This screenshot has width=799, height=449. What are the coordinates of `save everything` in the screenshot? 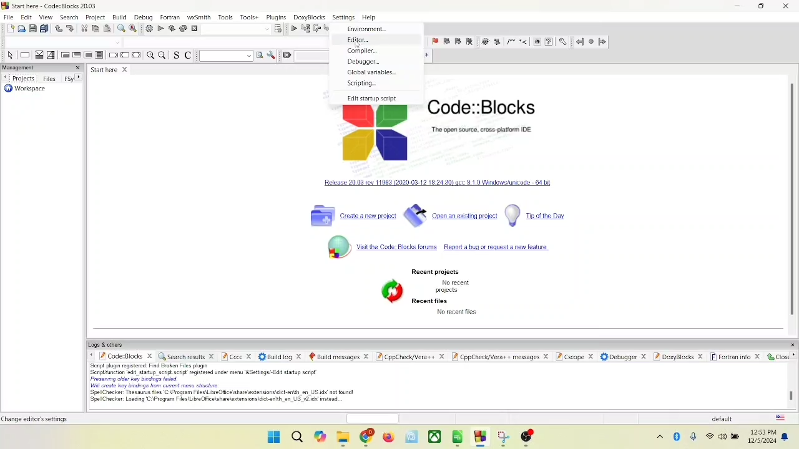 It's located at (45, 28).